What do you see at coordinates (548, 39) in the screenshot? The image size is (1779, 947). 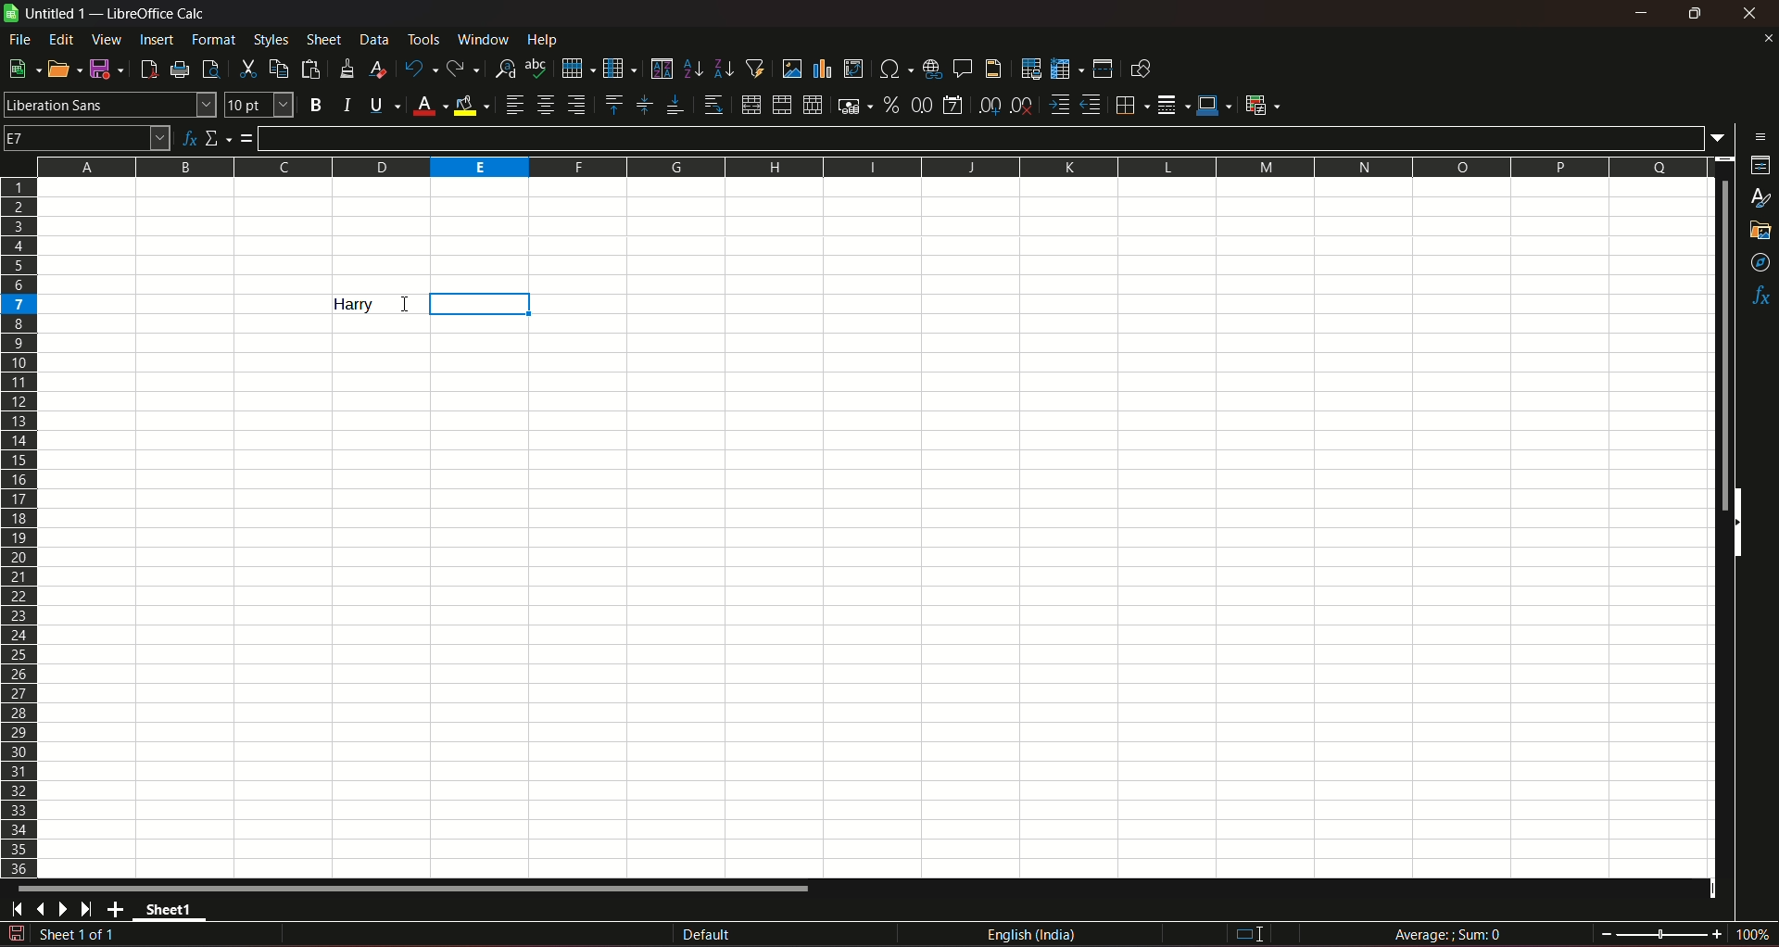 I see `help` at bounding box center [548, 39].